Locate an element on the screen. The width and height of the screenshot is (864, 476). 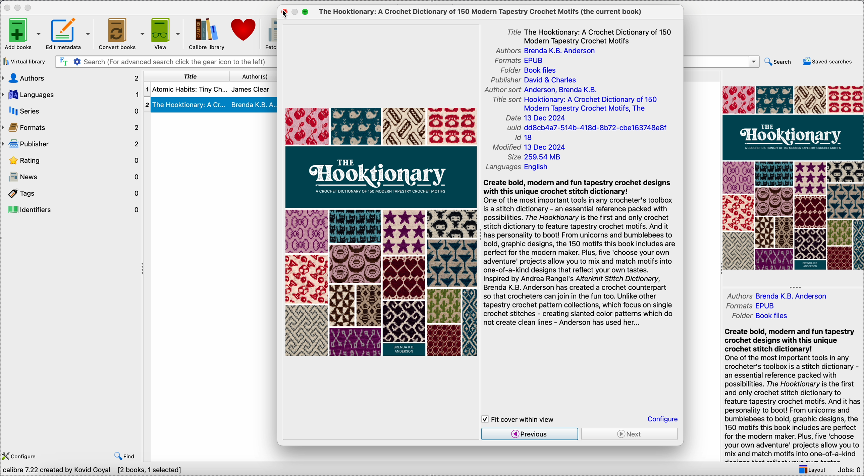
configure is located at coordinates (662, 419).